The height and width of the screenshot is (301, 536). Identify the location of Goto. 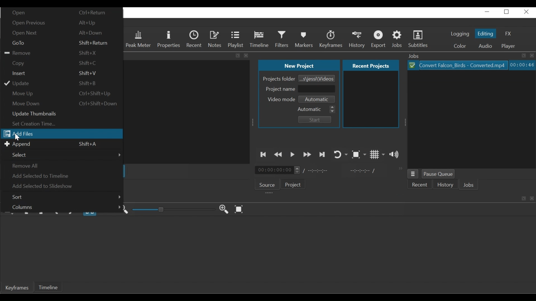
(63, 43).